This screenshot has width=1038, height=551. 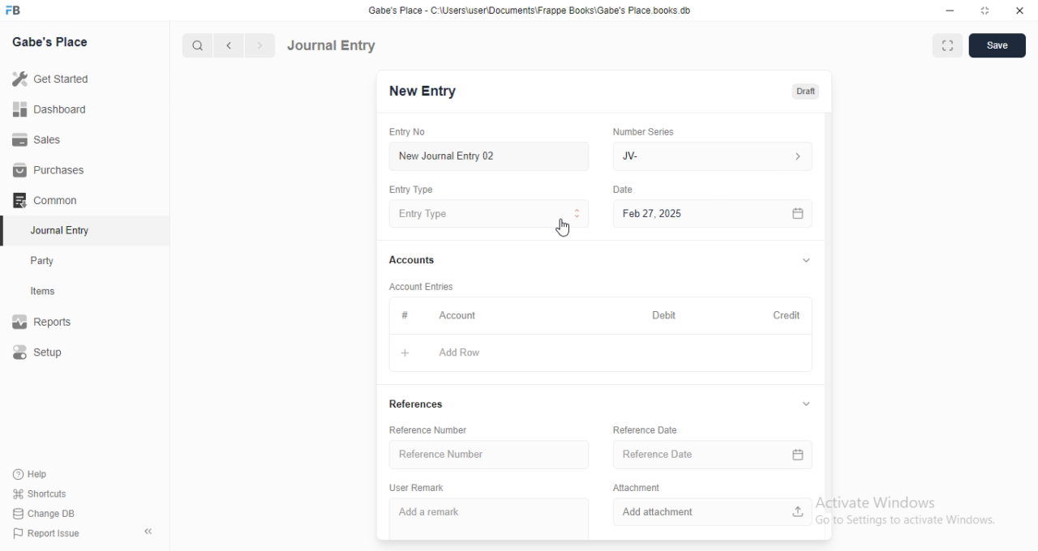 What do you see at coordinates (711, 156) in the screenshot?
I see `IV-` at bounding box center [711, 156].